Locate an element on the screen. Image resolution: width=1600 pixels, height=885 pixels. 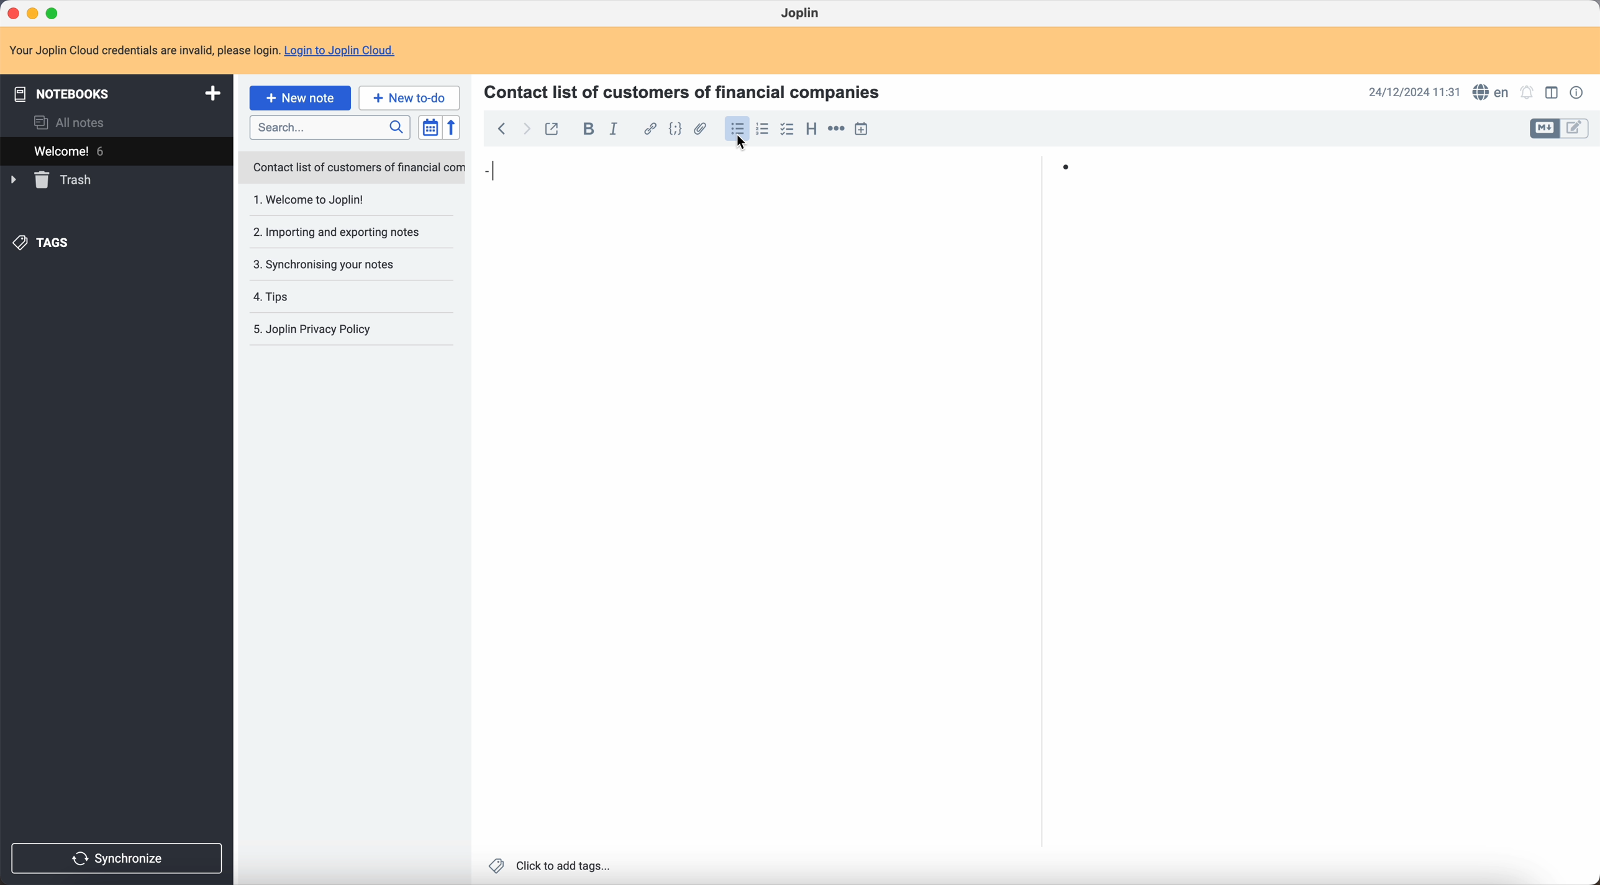
click to add tags is located at coordinates (549, 865).